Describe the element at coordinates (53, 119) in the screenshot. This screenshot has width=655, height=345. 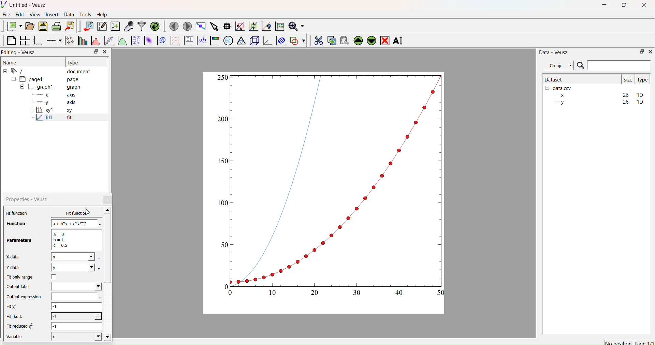
I see `fit1 fit` at that location.